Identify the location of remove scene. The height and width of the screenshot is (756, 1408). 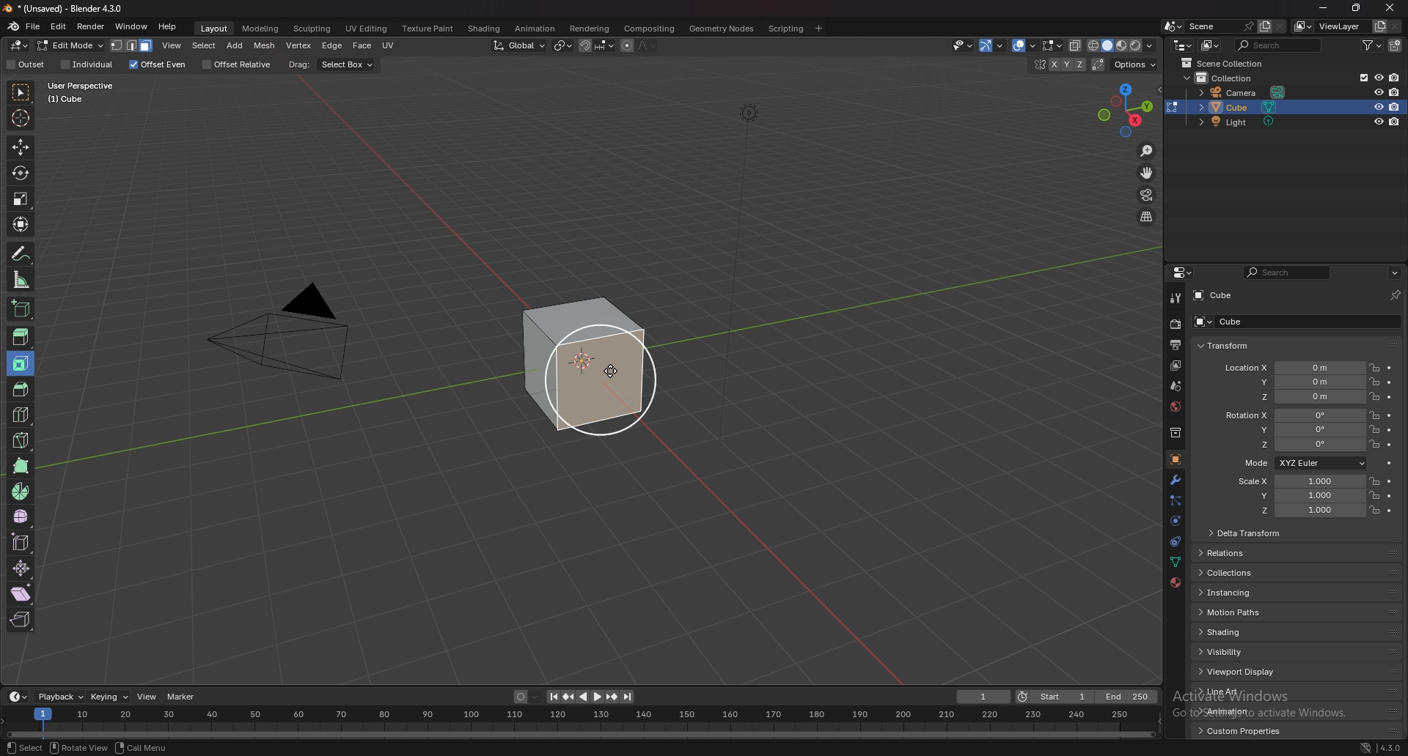
(1280, 26).